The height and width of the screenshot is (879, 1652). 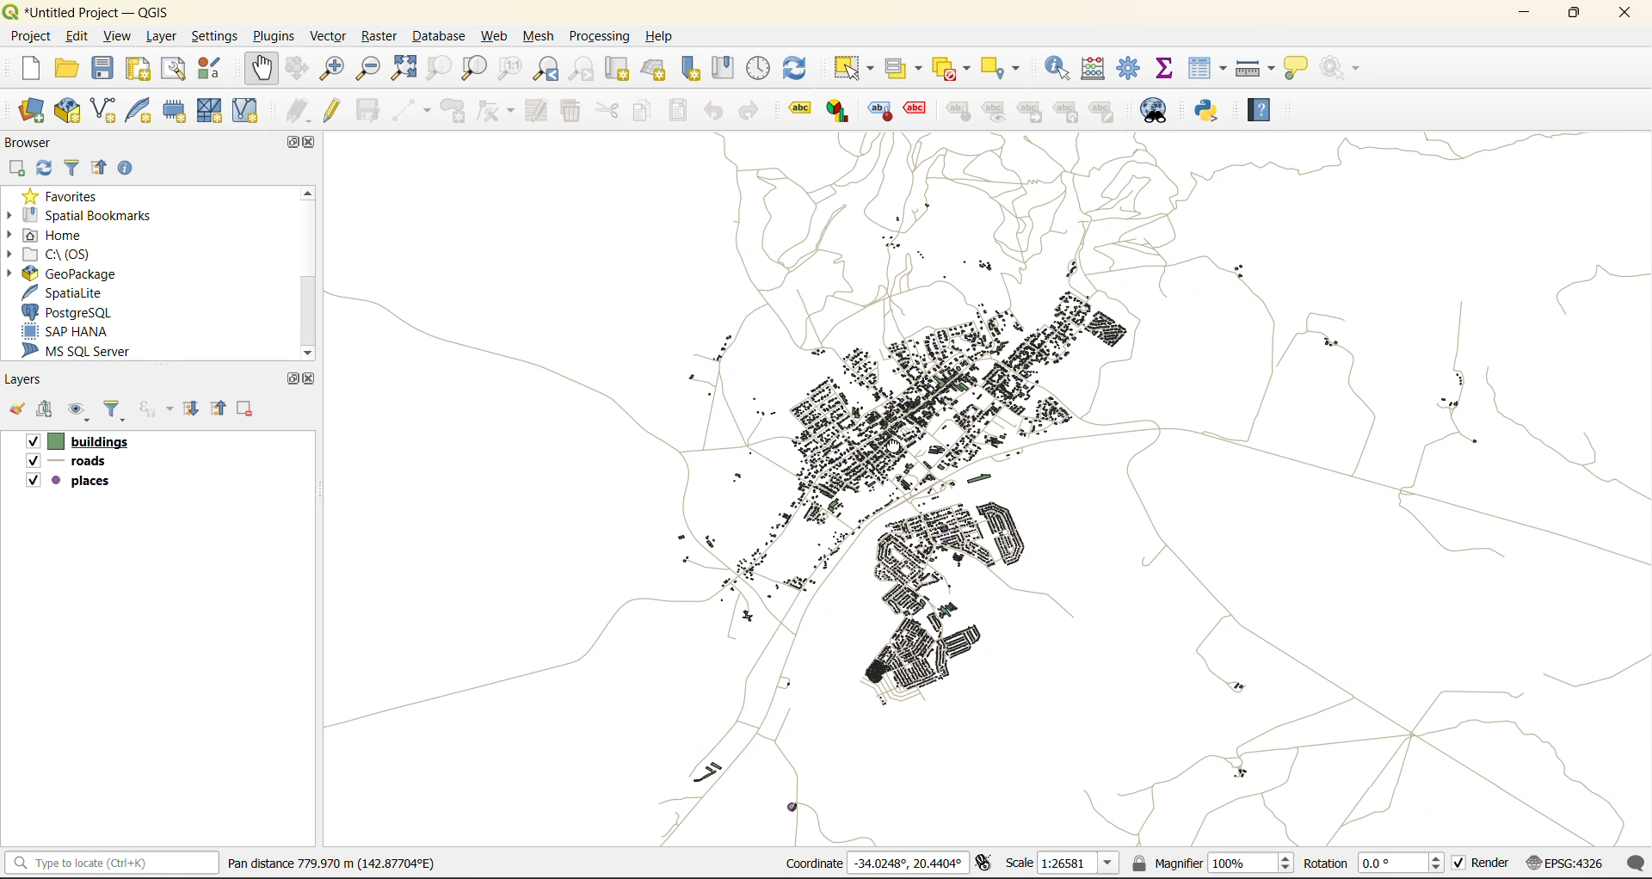 What do you see at coordinates (171, 110) in the screenshot?
I see `temporary scratch layer` at bounding box center [171, 110].